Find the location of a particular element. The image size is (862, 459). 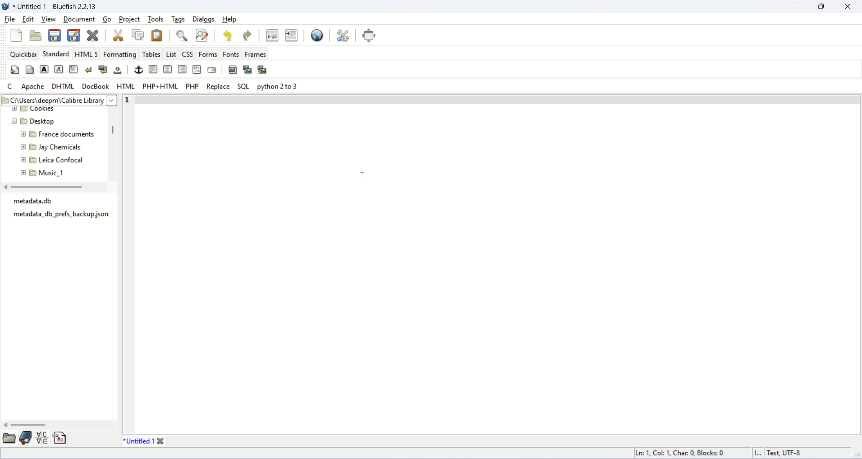

folder name is located at coordinates (50, 160).